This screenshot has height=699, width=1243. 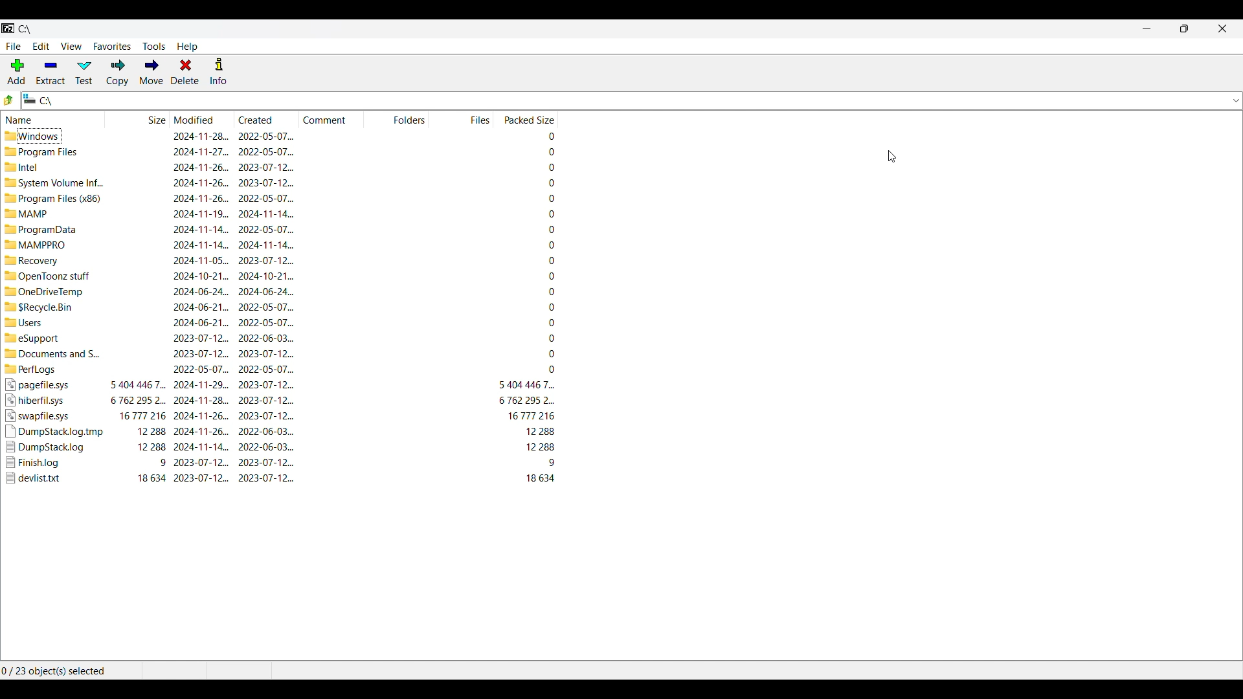 What do you see at coordinates (398, 118) in the screenshot?
I see `Folders column` at bounding box center [398, 118].